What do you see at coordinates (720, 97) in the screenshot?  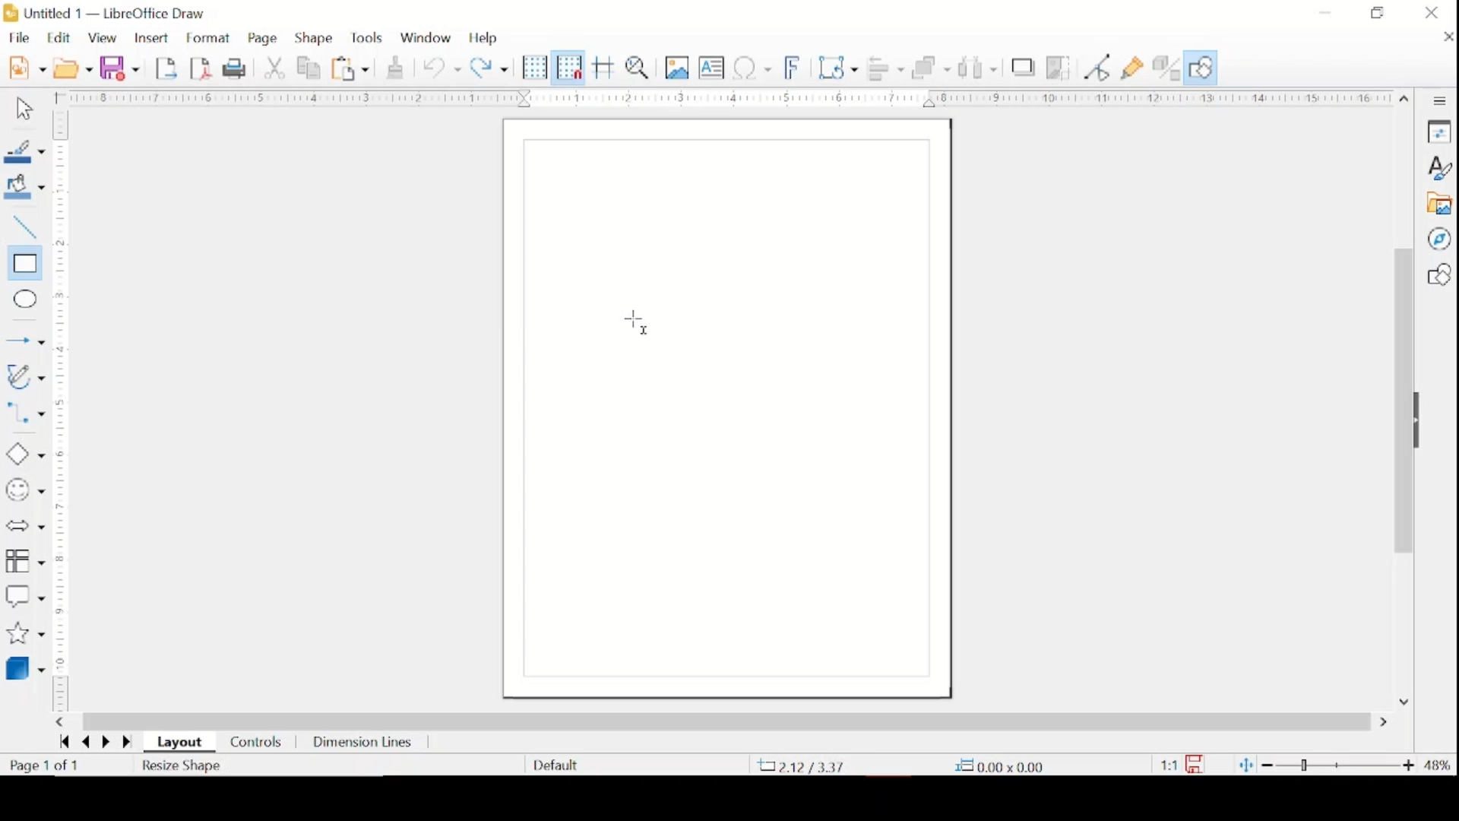 I see `margin` at bounding box center [720, 97].